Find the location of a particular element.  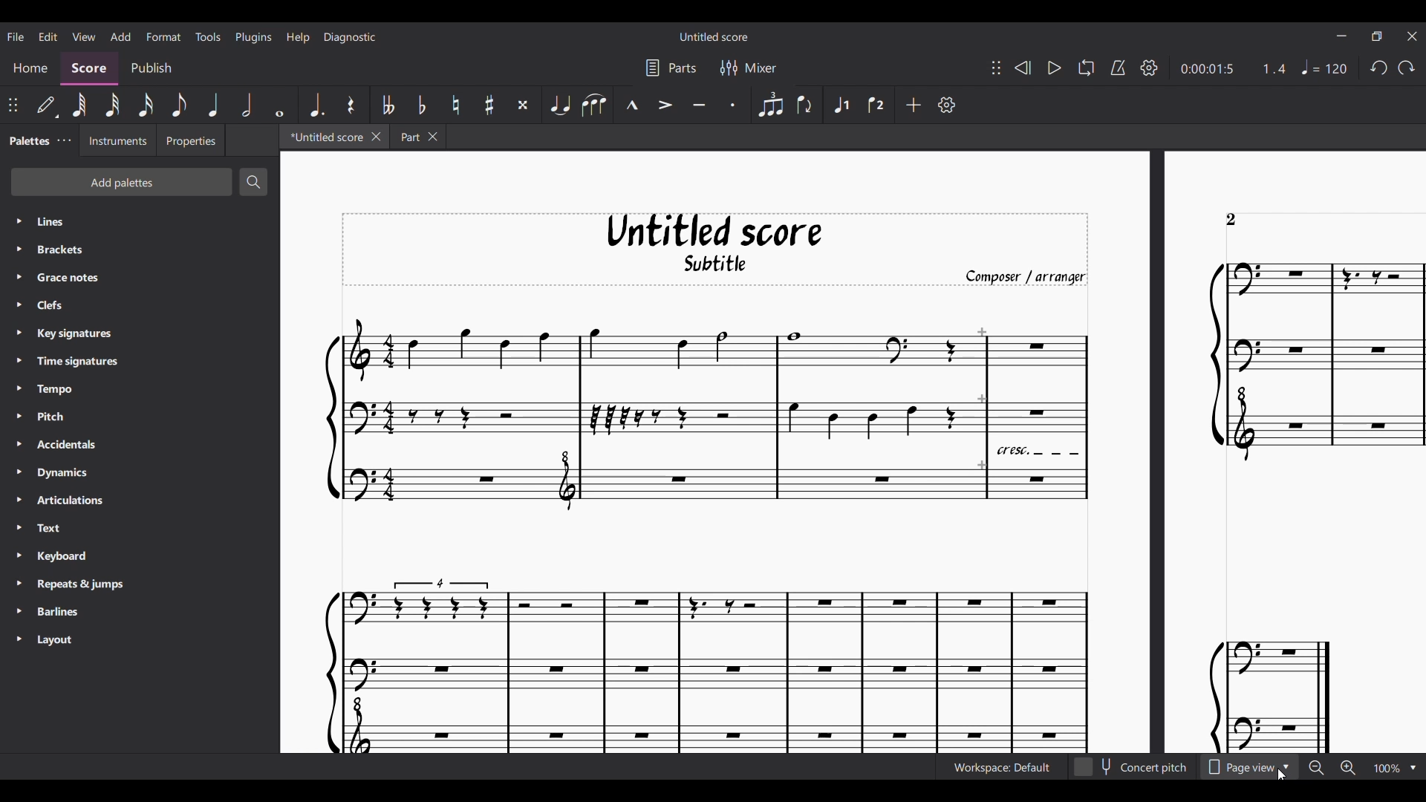

Zoom options  is located at coordinates (1413, 769).